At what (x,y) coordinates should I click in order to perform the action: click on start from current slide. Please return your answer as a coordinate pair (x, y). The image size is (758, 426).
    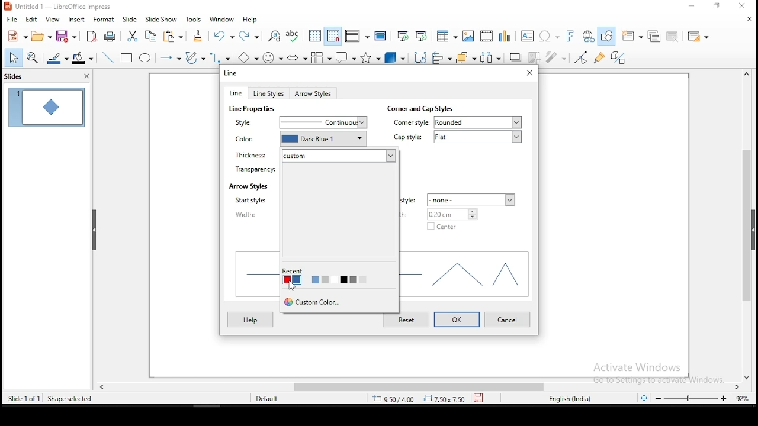
    Looking at the image, I should click on (420, 35).